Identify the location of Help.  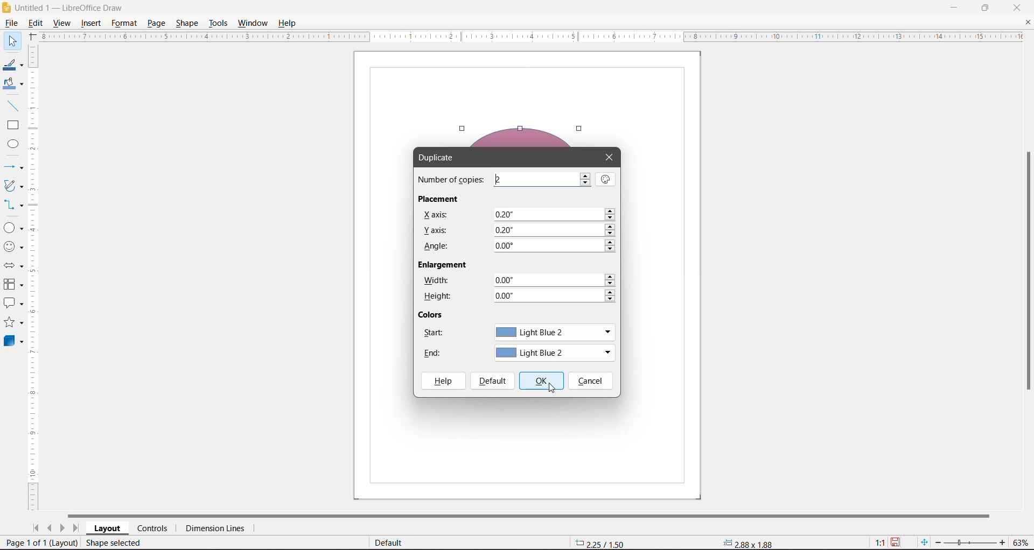
(290, 23).